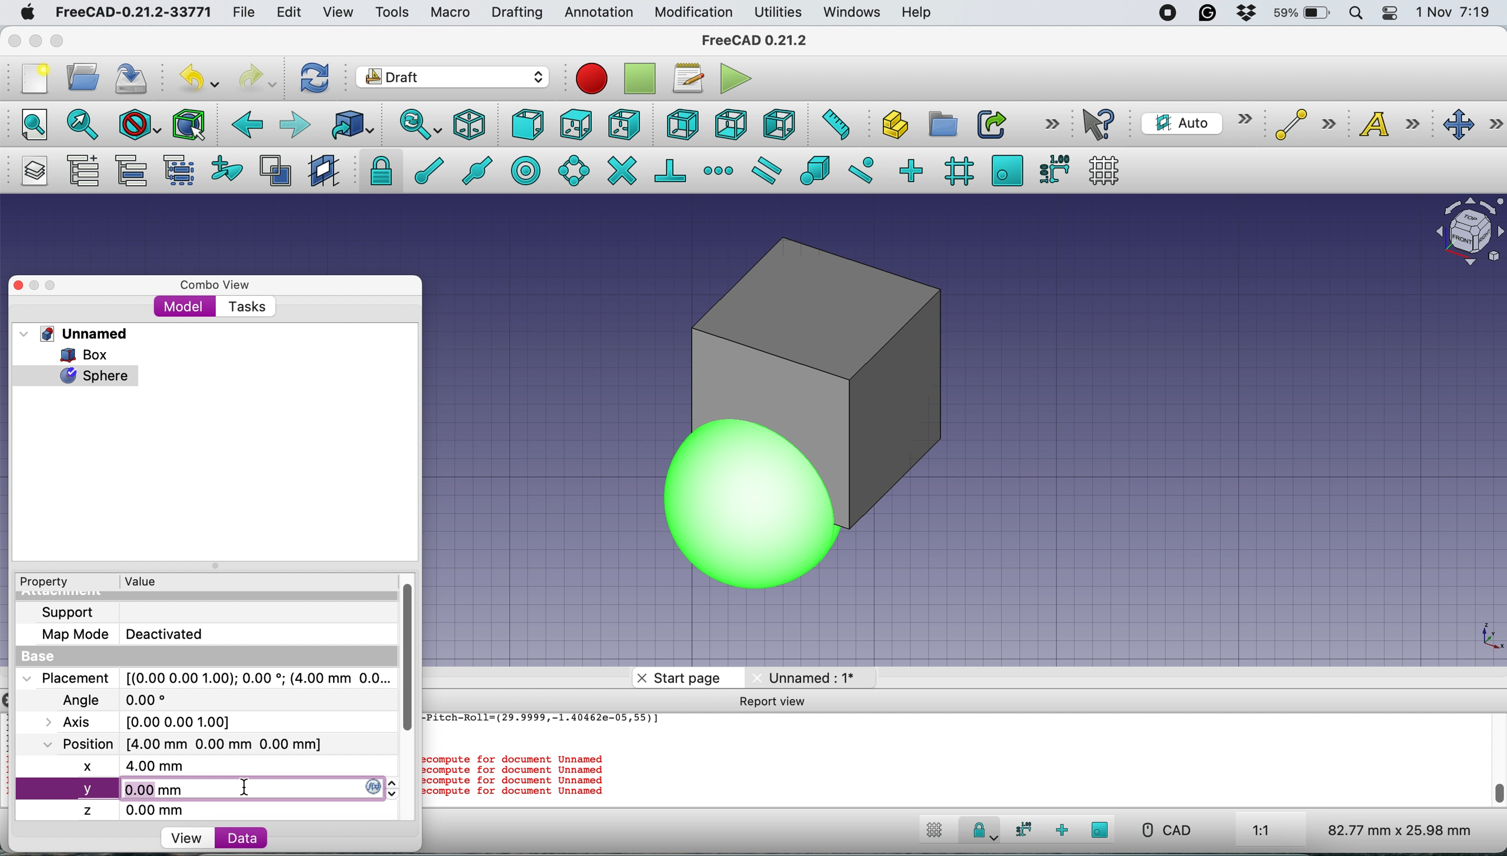 Image resolution: width=1507 pixels, height=856 pixels. What do you see at coordinates (144, 768) in the screenshot?
I see `new x axis value` at bounding box center [144, 768].